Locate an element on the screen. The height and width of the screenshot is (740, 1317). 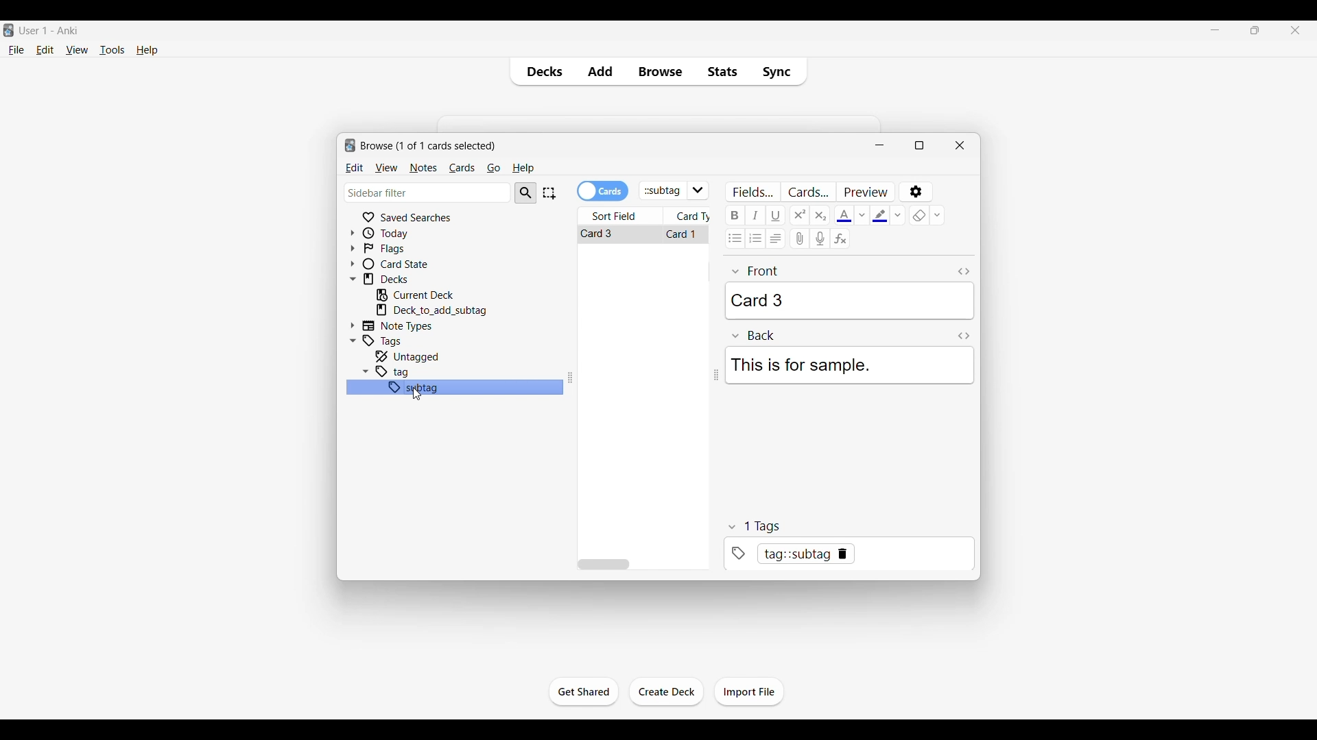
Show interface in a smaller tab is located at coordinates (1255, 30).